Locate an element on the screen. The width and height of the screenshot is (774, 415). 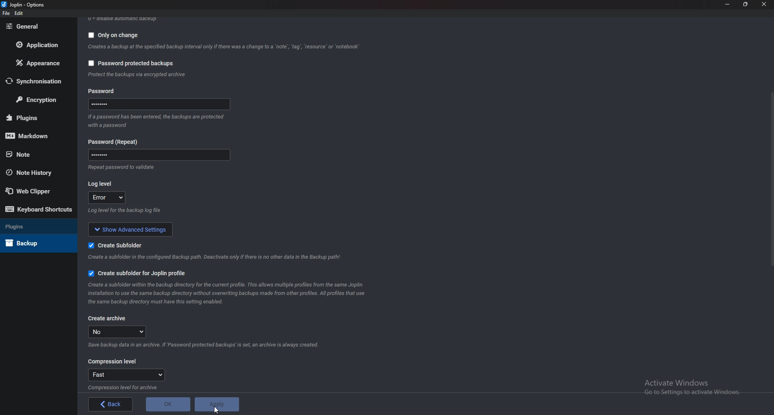
Plugins is located at coordinates (31, 226).